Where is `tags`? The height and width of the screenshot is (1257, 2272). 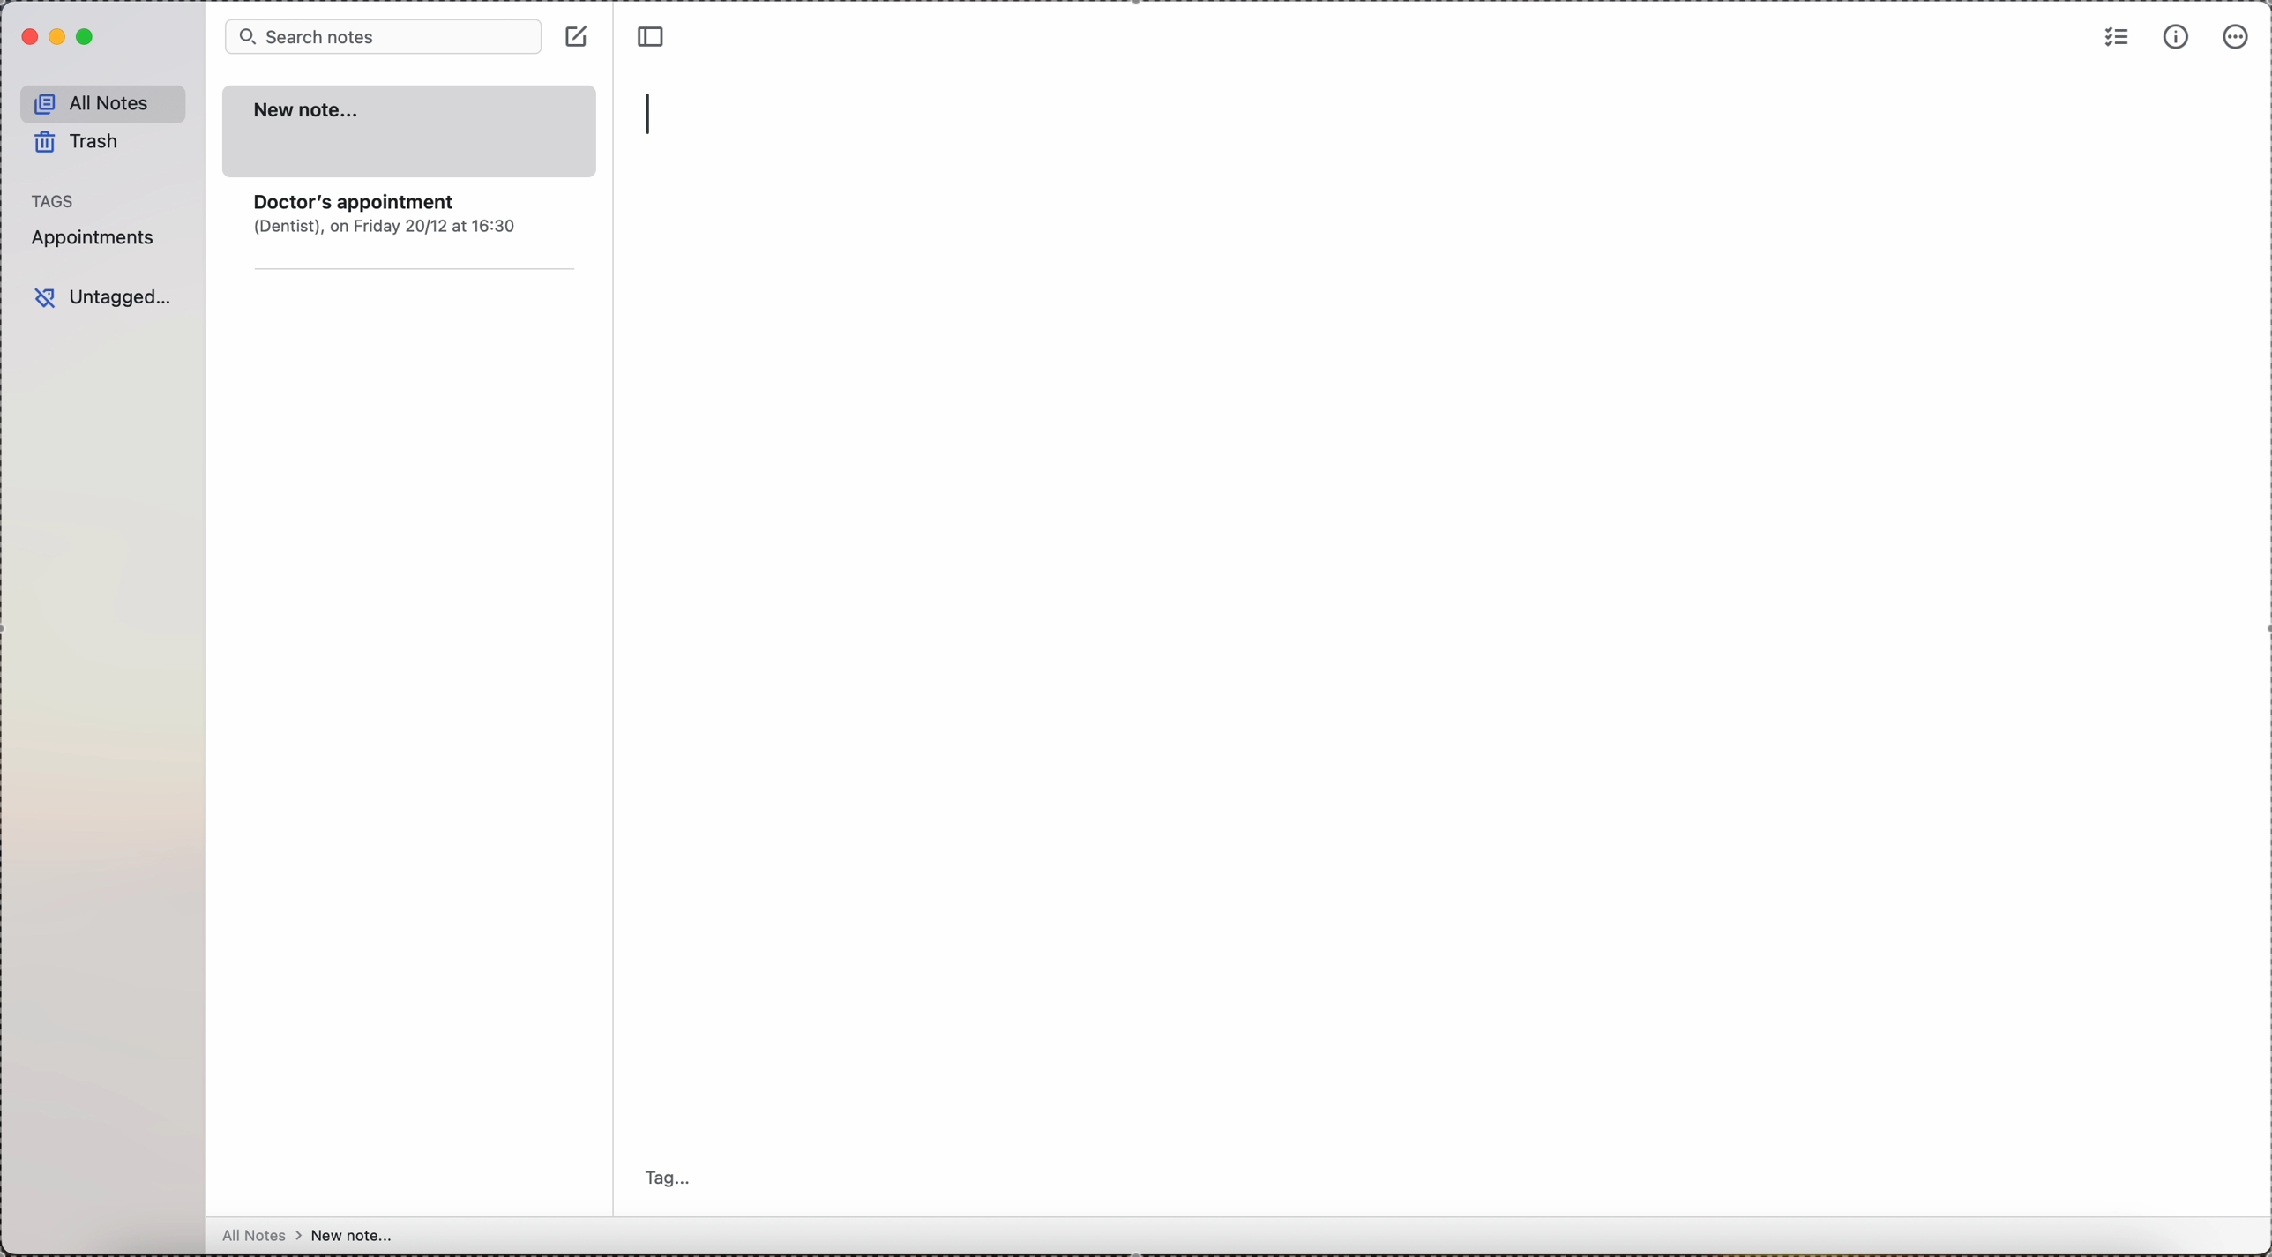 tags is located at coordinates (52, 198).